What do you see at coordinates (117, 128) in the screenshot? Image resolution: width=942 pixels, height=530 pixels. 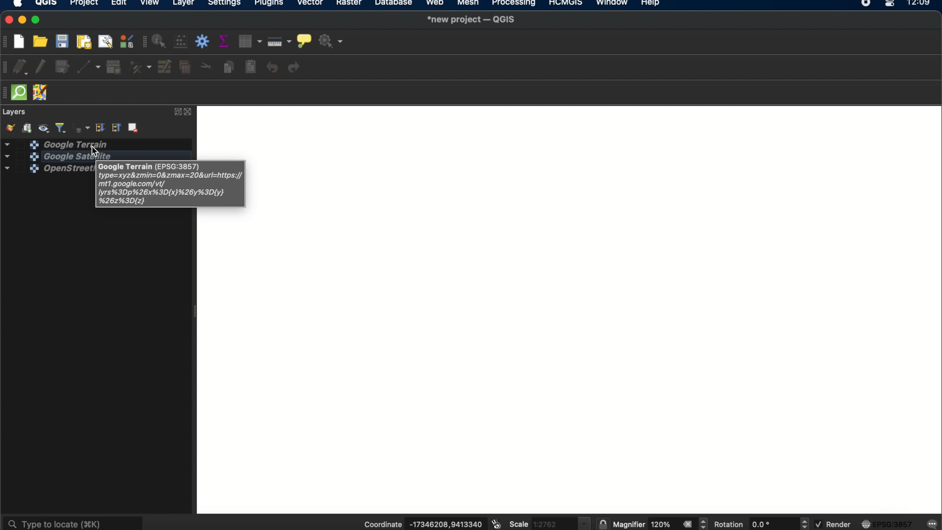 I see `collapse all` at bounding box center [117, 128].